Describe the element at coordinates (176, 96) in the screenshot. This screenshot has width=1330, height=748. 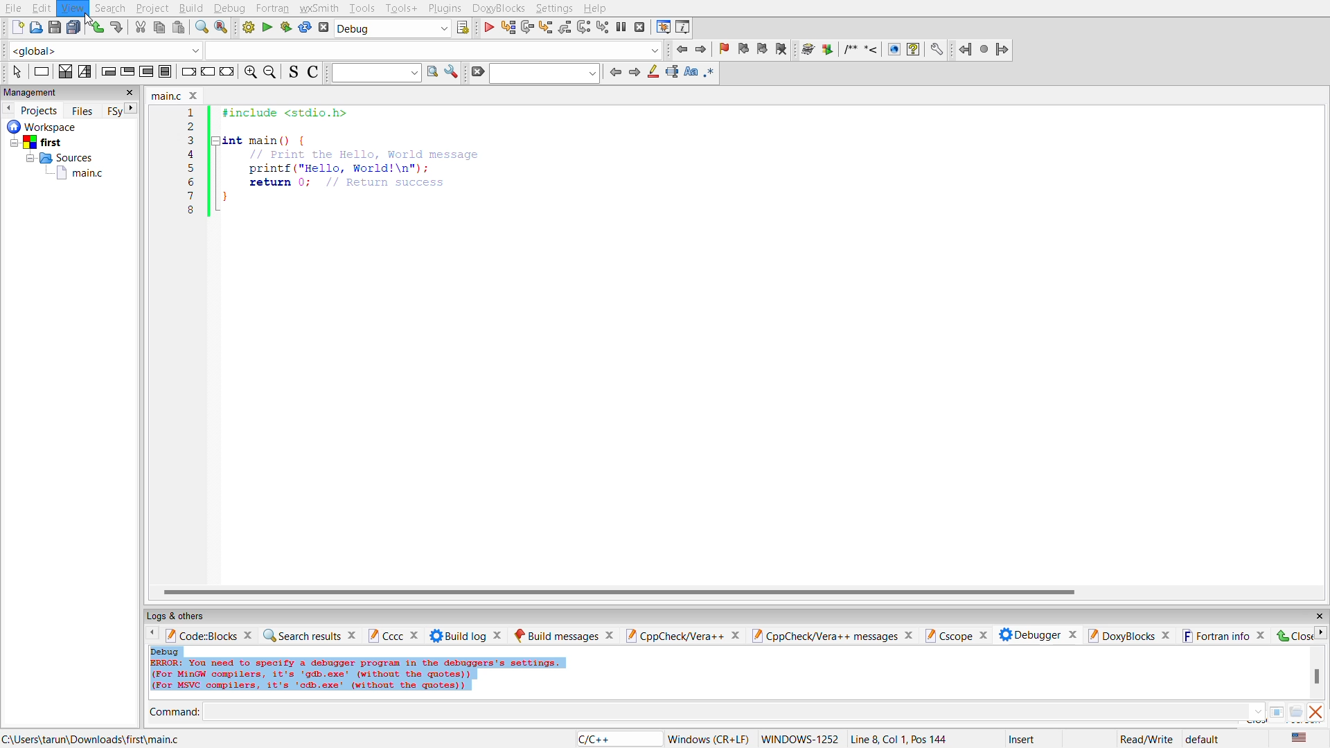
I see `file name` at that location.